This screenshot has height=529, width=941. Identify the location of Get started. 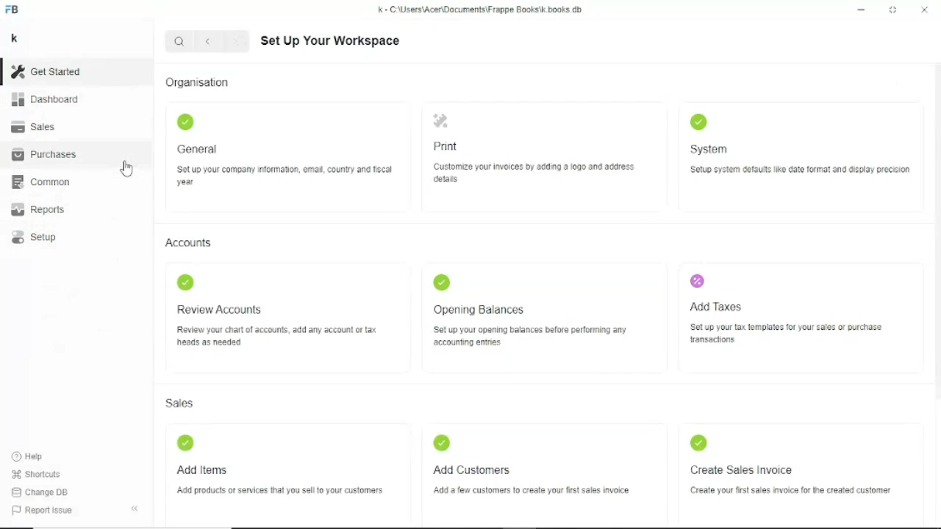
(46, 71).